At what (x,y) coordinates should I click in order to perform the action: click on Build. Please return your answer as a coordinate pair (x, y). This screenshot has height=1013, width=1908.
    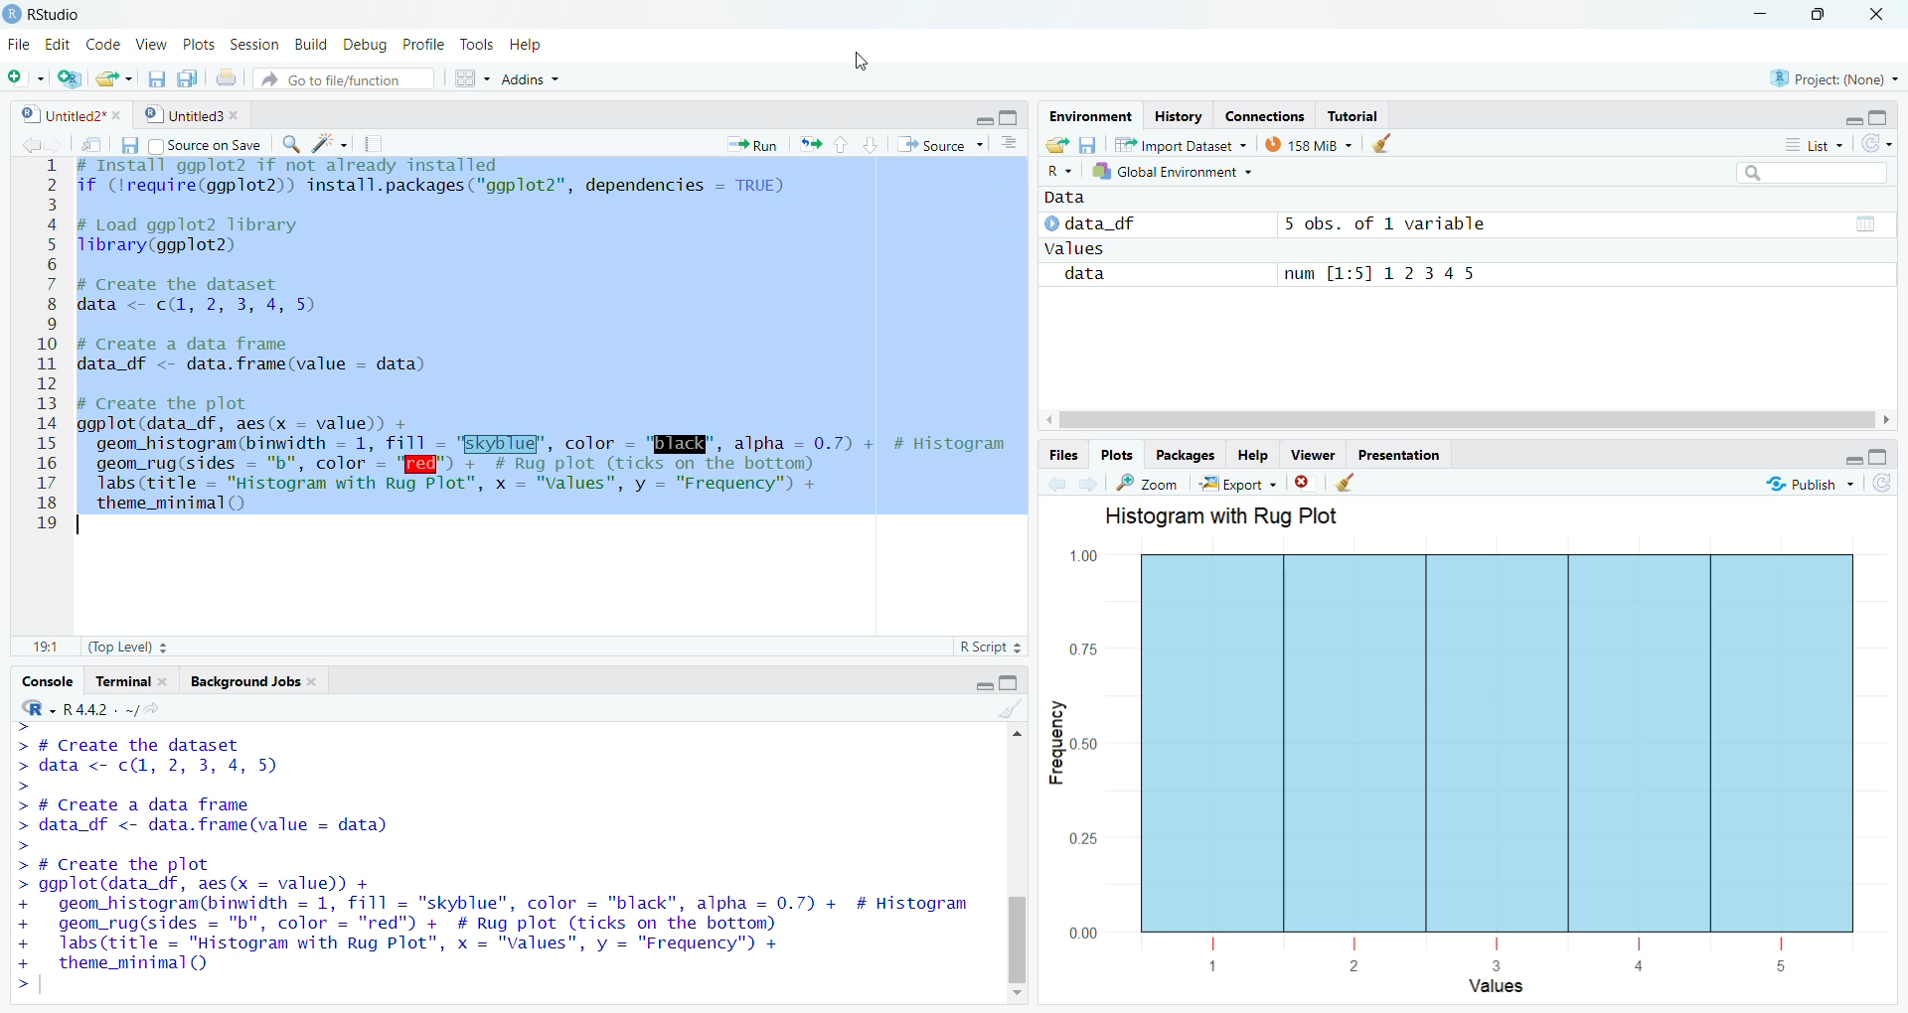
    Looking at the image, I should click on (307, 42).